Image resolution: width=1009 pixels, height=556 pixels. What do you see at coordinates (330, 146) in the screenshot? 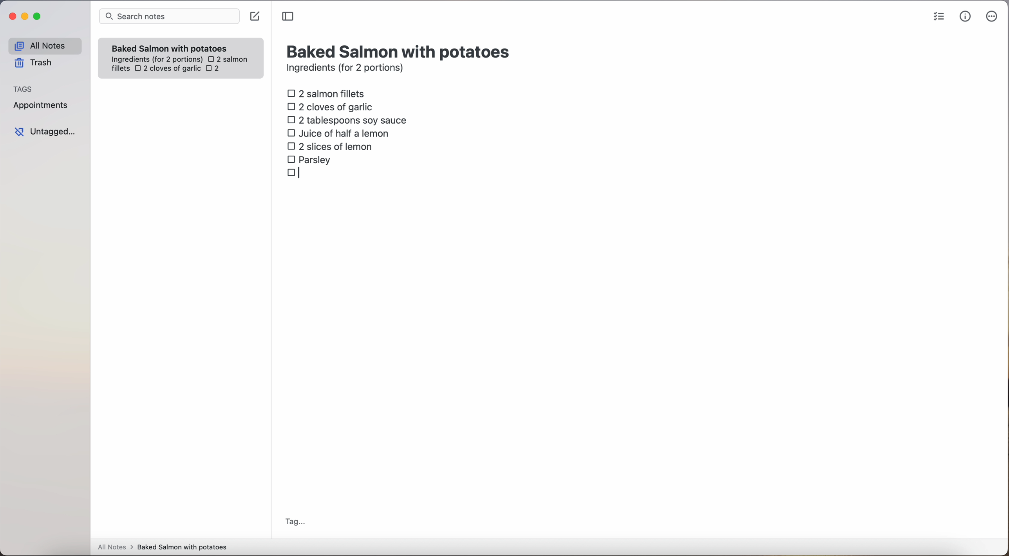
I see `2 slices of lemon` at bounding box center [330, 146].